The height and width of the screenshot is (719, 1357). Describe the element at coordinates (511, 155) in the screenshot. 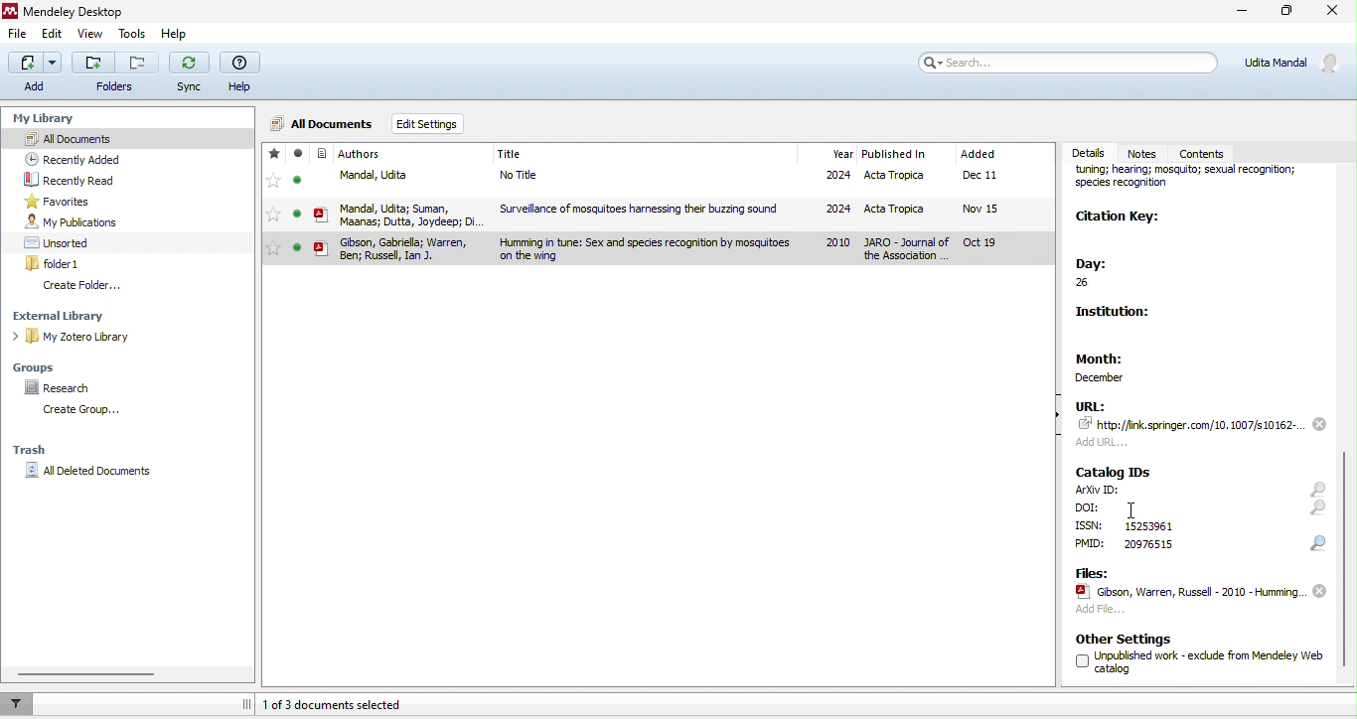

I see `journal title` at that location.